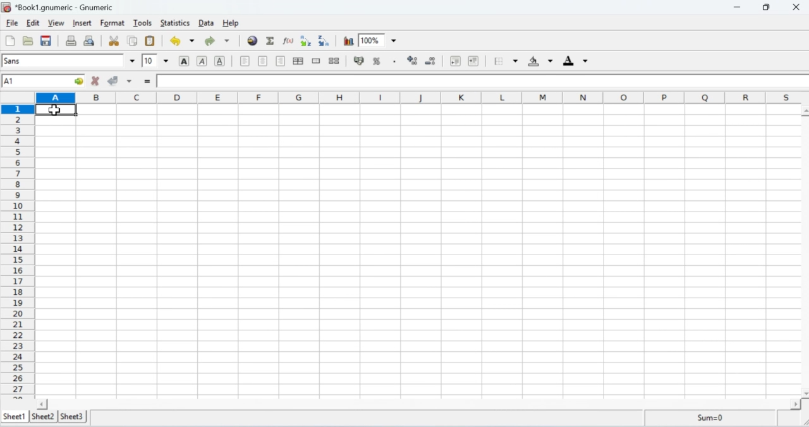 The width and height of the screenshot is (809, 427). What do you see at coordinates (358, 62) in the screenshot?
I see `` at bounding box center [358, 62].